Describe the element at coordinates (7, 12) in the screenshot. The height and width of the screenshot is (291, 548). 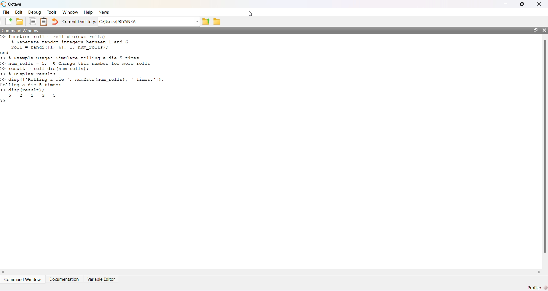
I see `file` at that location.